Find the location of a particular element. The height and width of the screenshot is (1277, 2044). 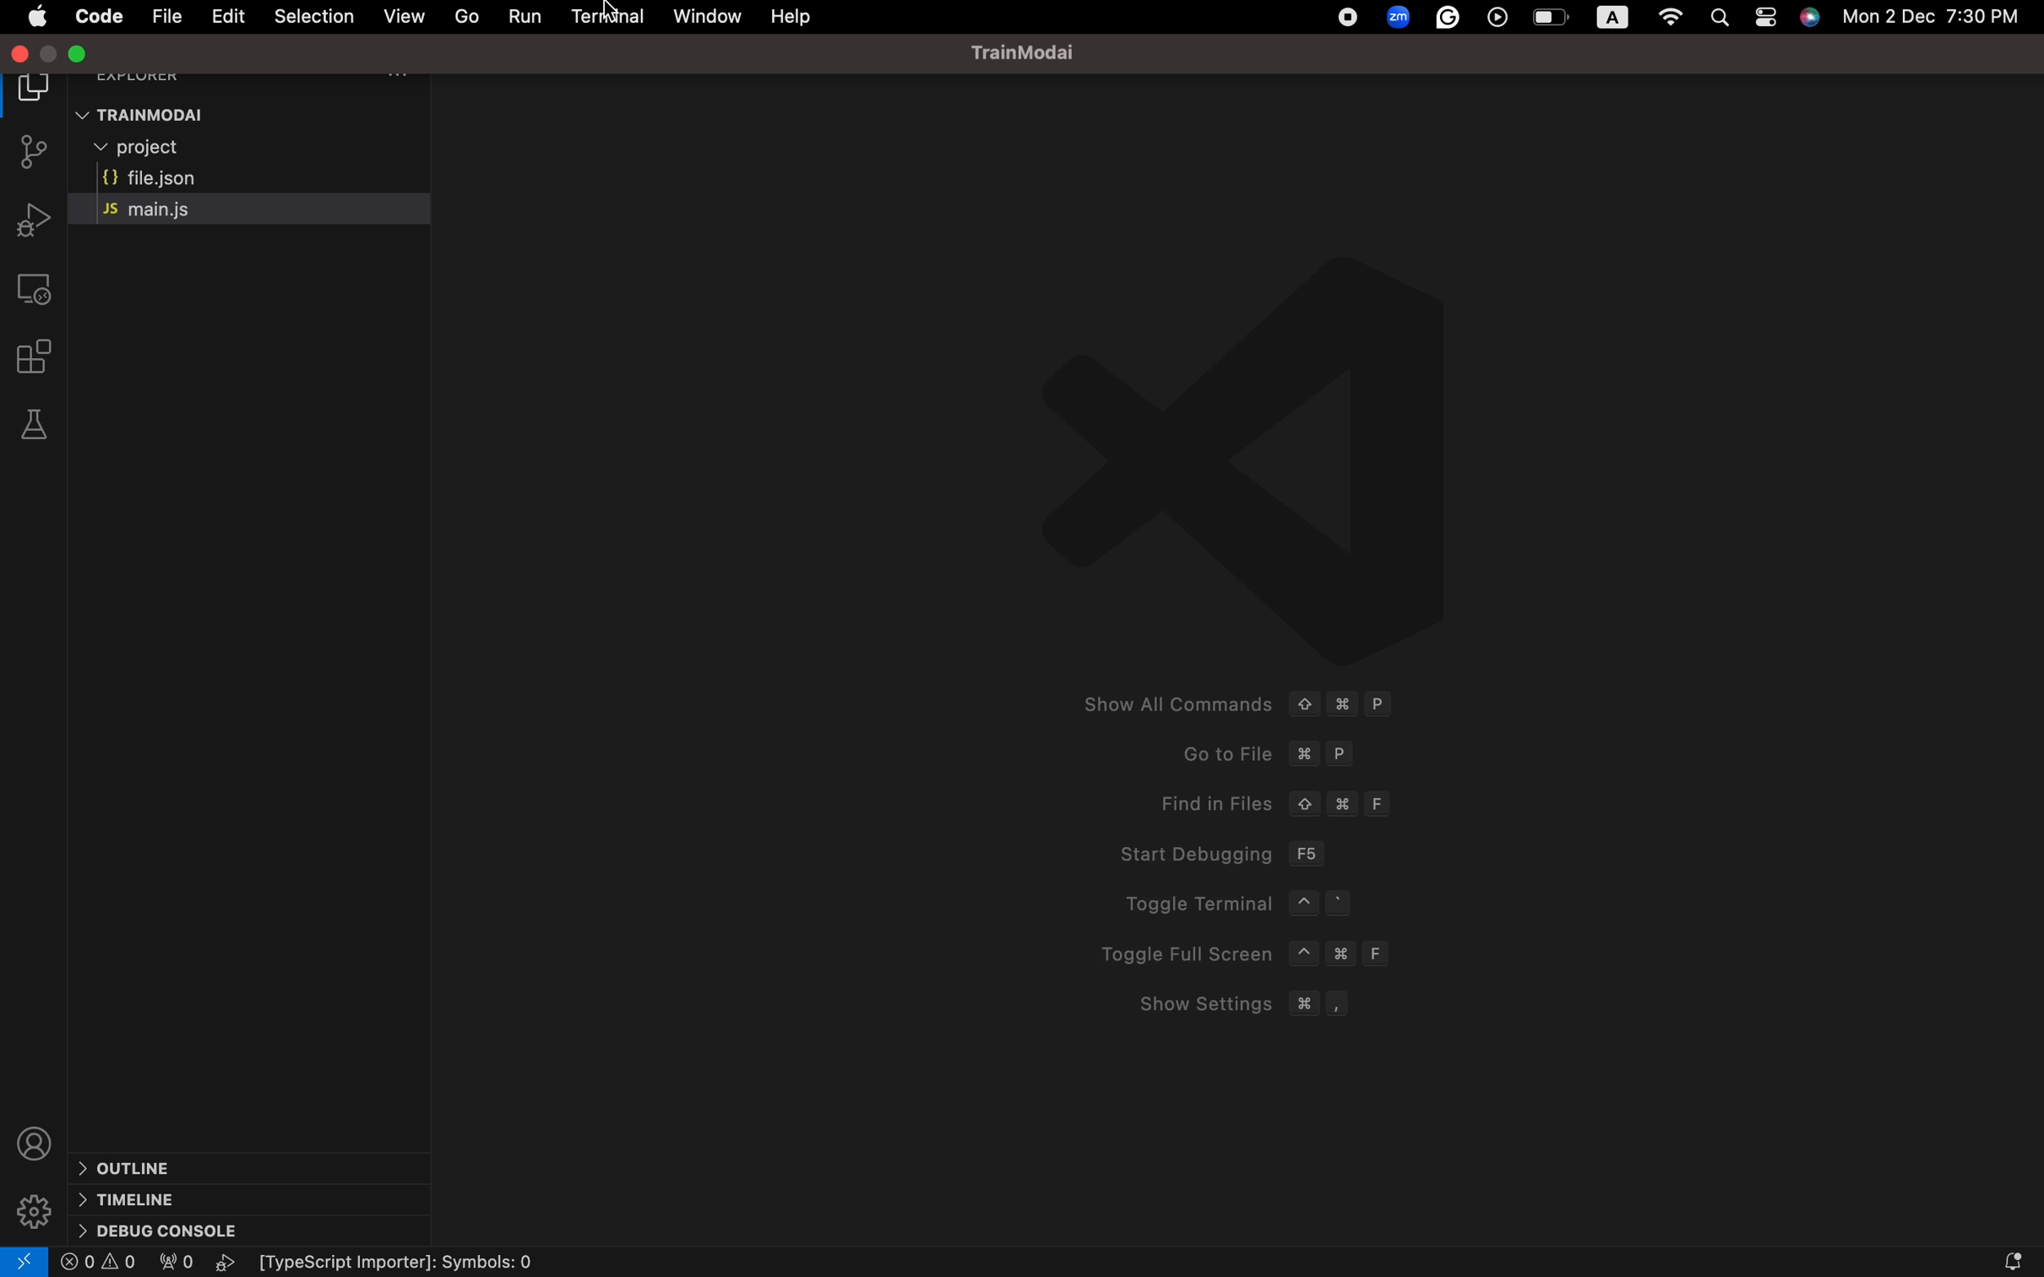

go to file is located at coordinates (467, 15).